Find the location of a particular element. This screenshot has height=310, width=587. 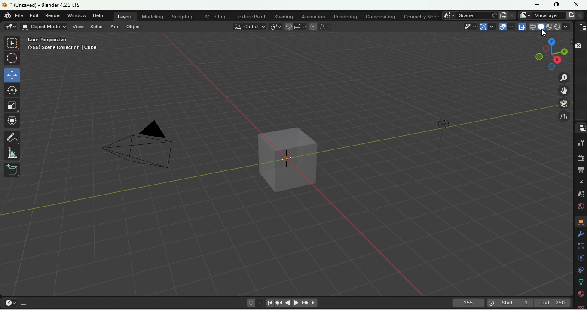

Compositing is located at coordinates (380, 16).